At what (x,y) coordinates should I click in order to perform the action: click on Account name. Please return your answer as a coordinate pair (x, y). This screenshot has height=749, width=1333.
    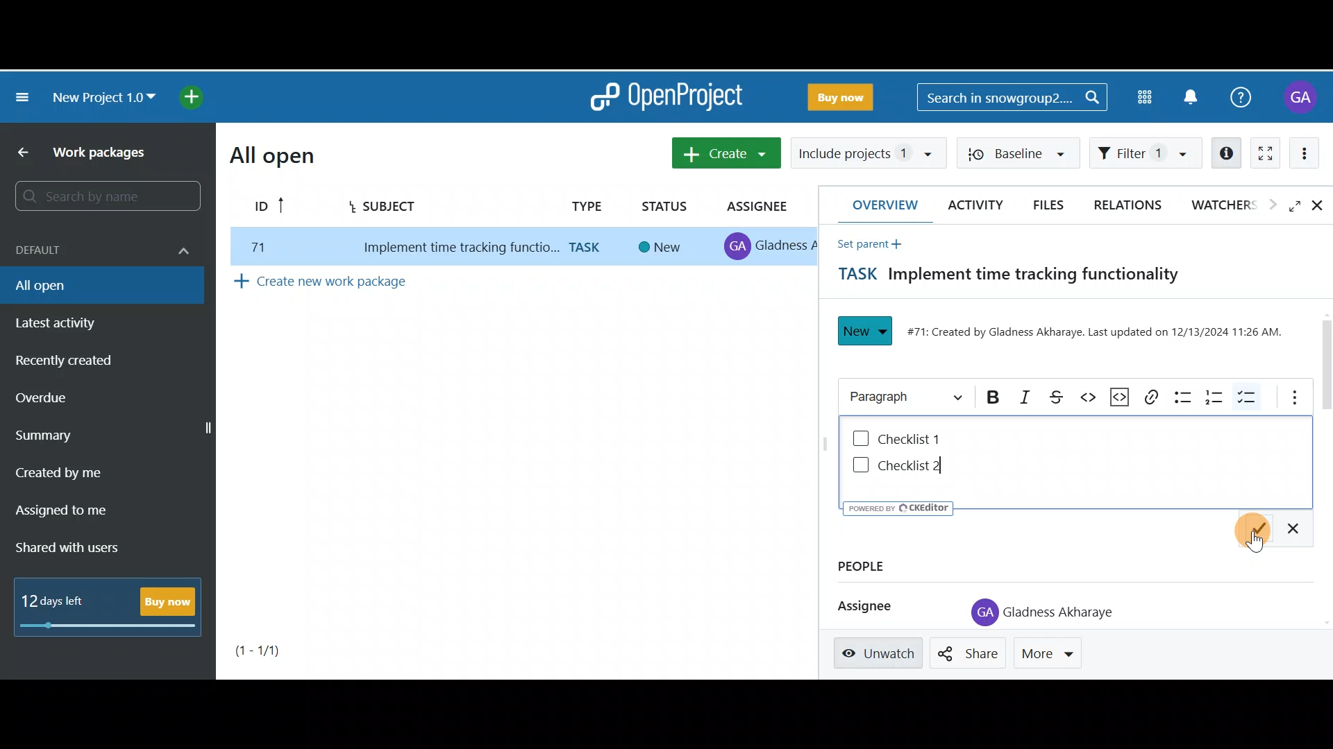
    Looking at the image, I should click on (1296, 98).